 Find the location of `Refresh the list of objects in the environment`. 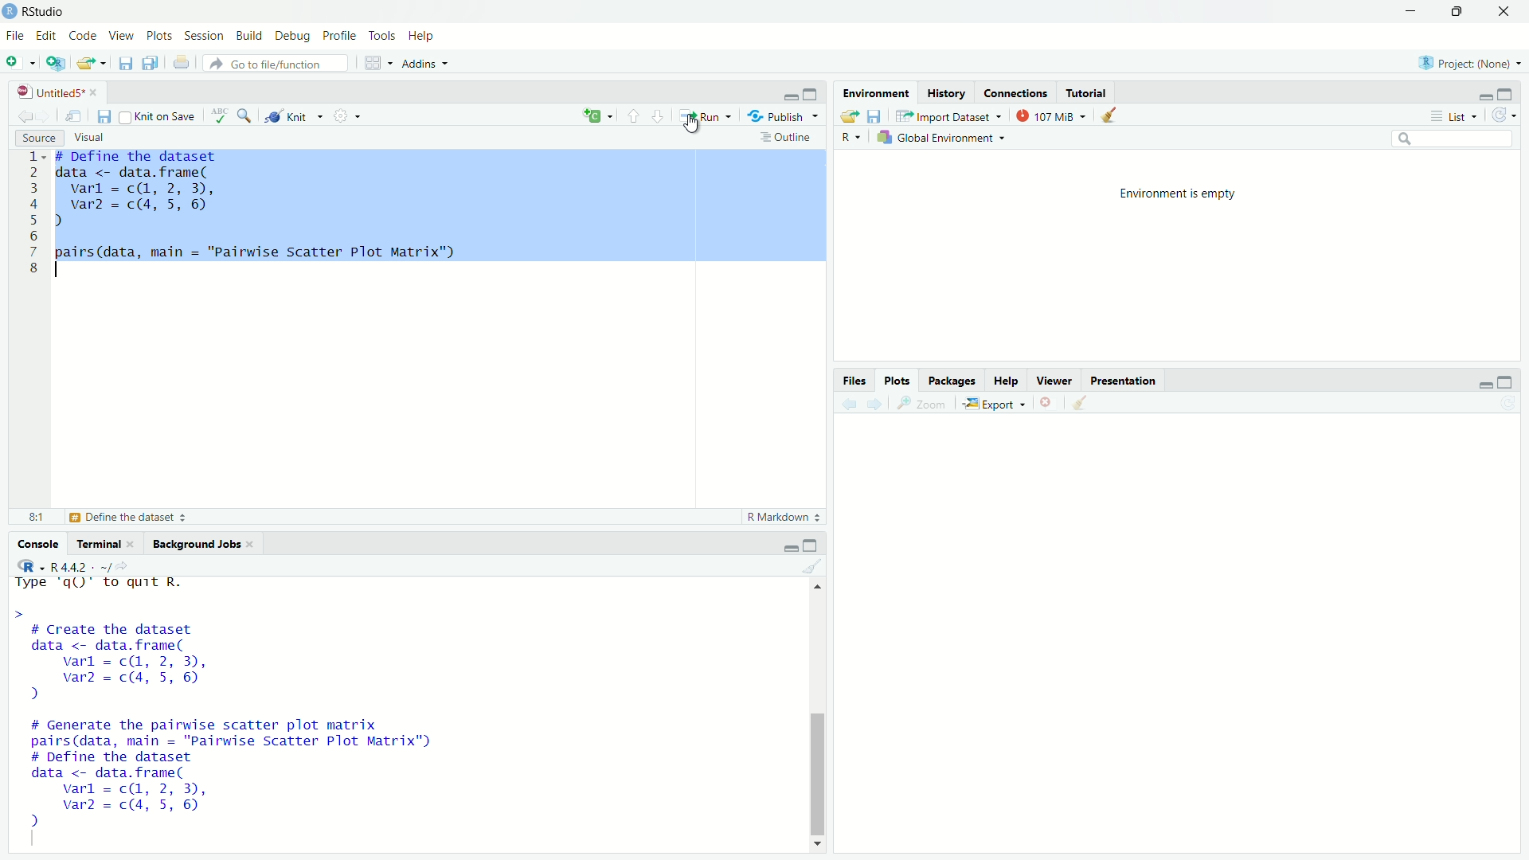

Refresh the list of objects in the environment is located at coordinates (1504, 115).